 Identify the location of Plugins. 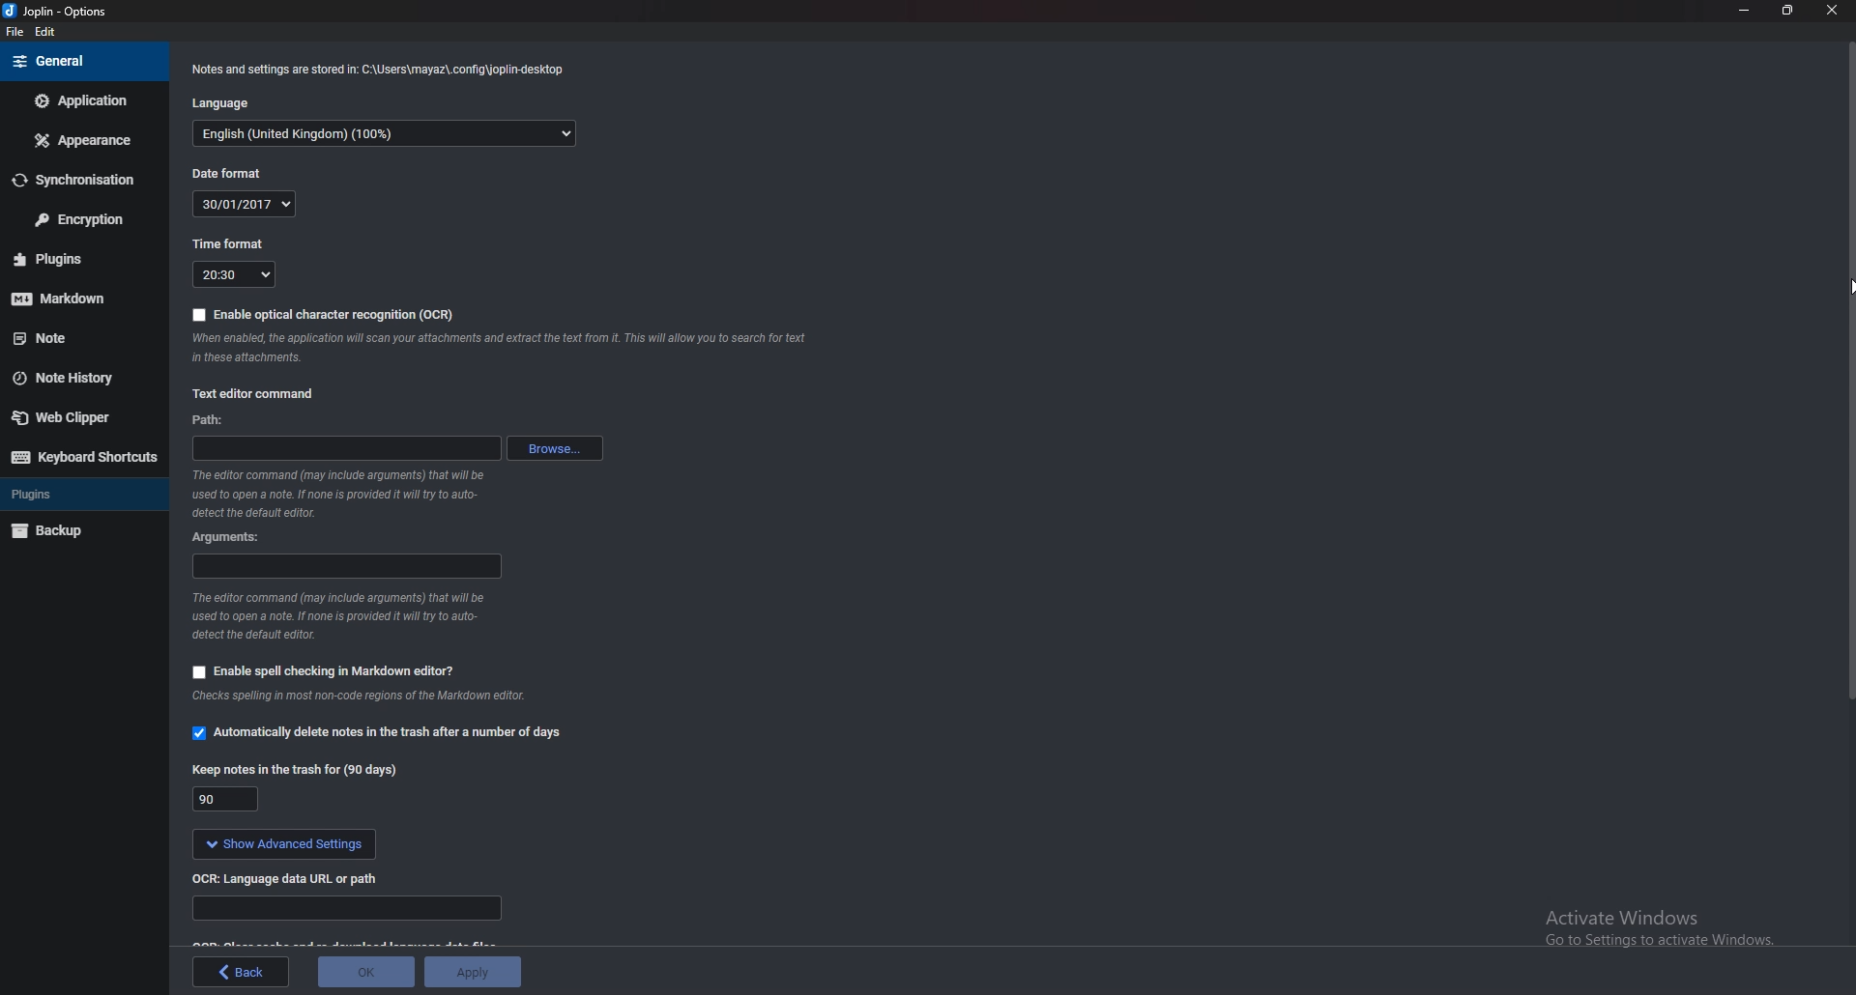
(81, 494).